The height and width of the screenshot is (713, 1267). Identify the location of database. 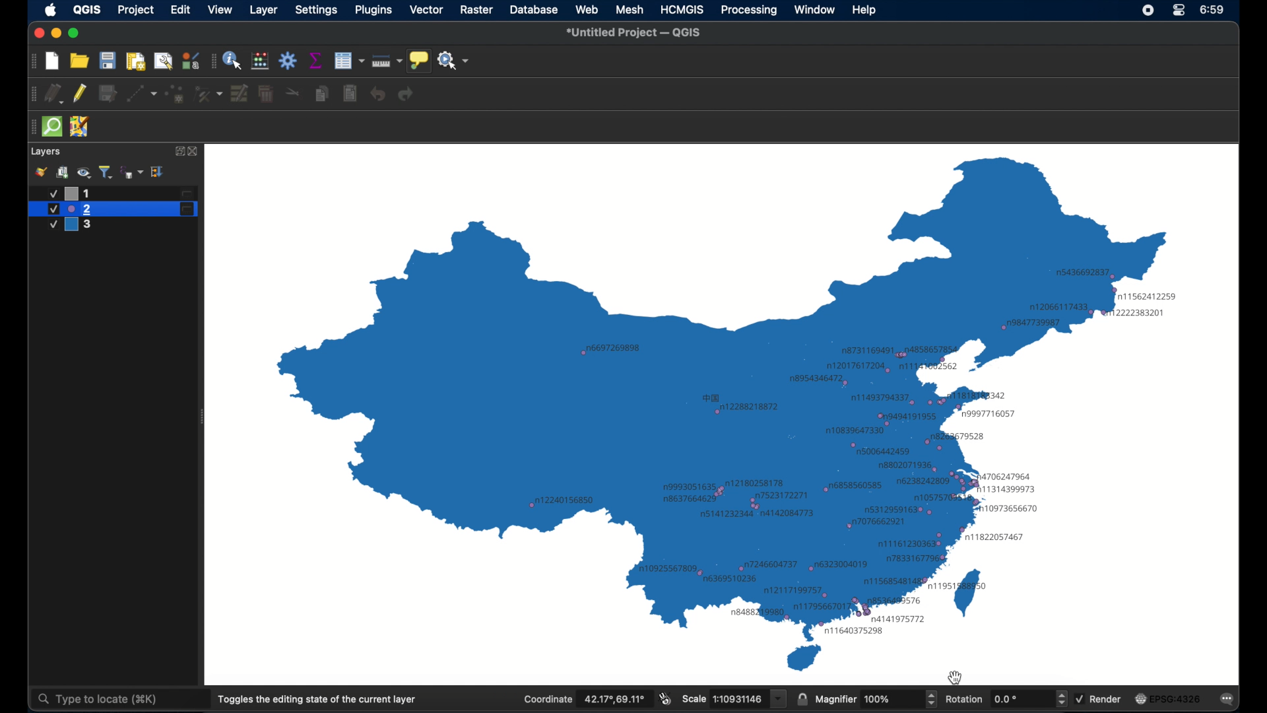
(534, 10).